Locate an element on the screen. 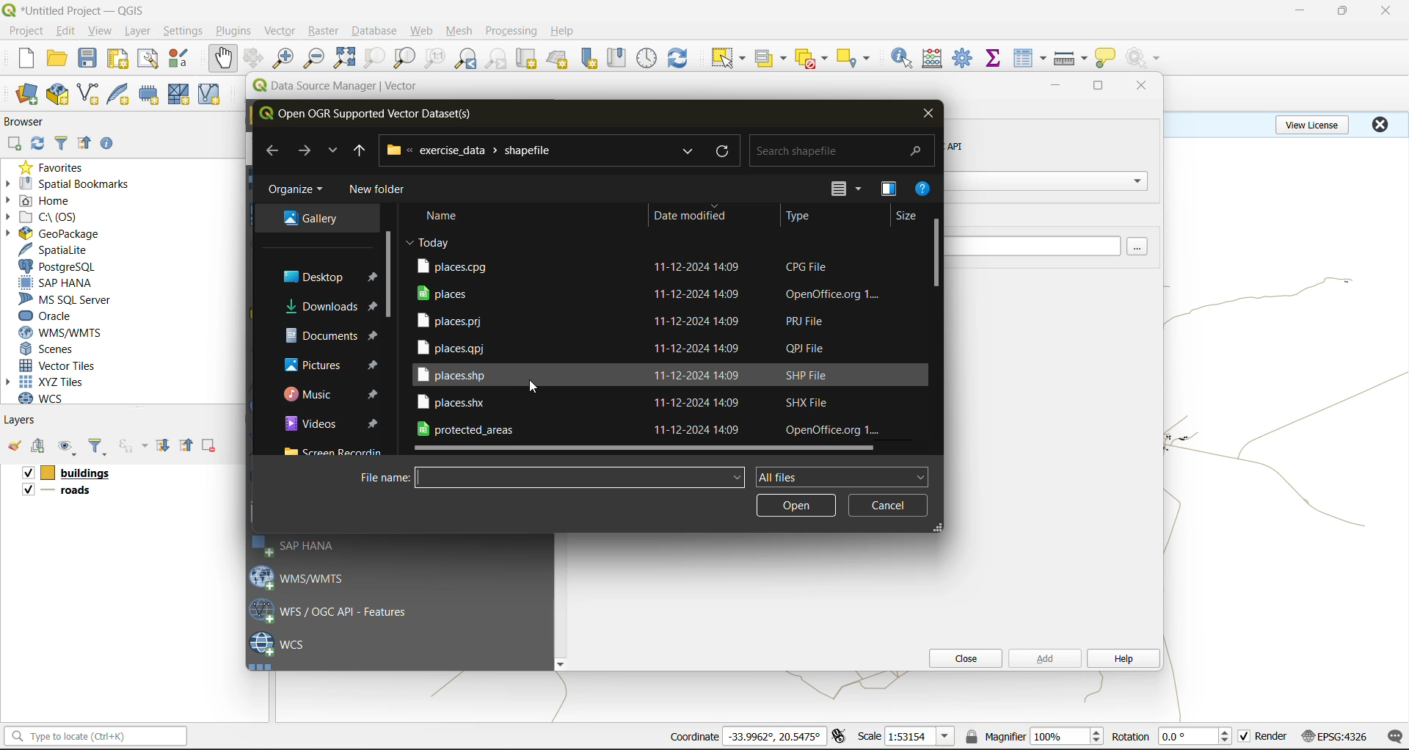  new geopackage layer is located at coordinates (58, 95).